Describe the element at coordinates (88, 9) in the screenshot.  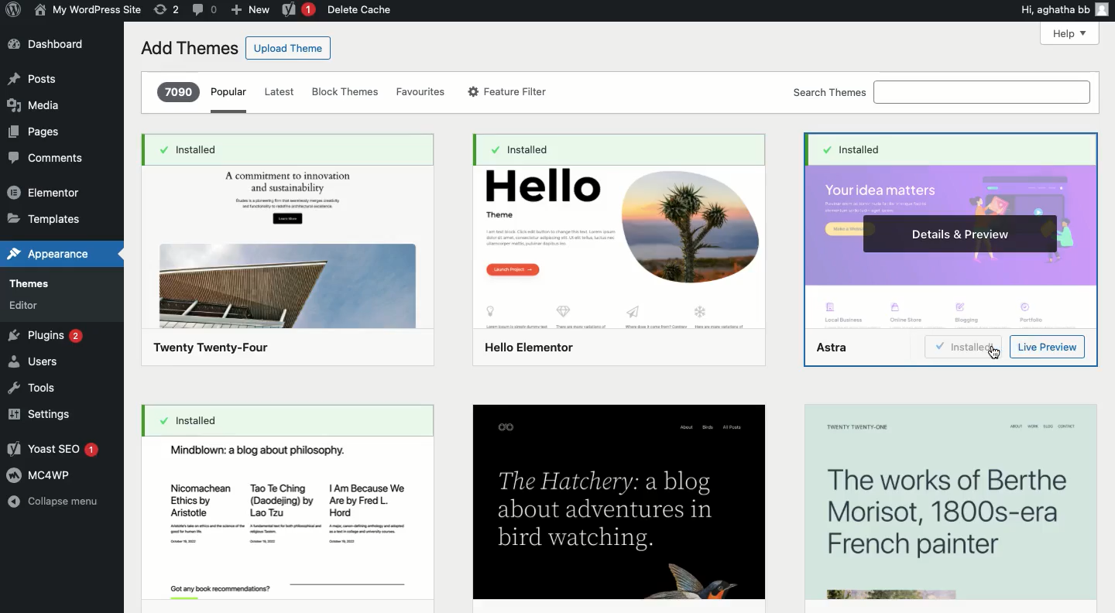
I see `Name` at that location.